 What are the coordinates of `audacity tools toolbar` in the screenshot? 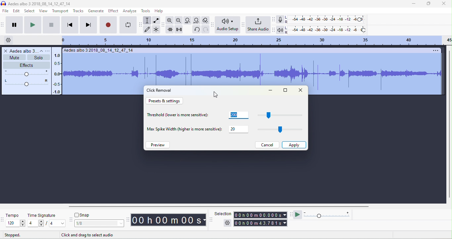 It's located at (141, 24).